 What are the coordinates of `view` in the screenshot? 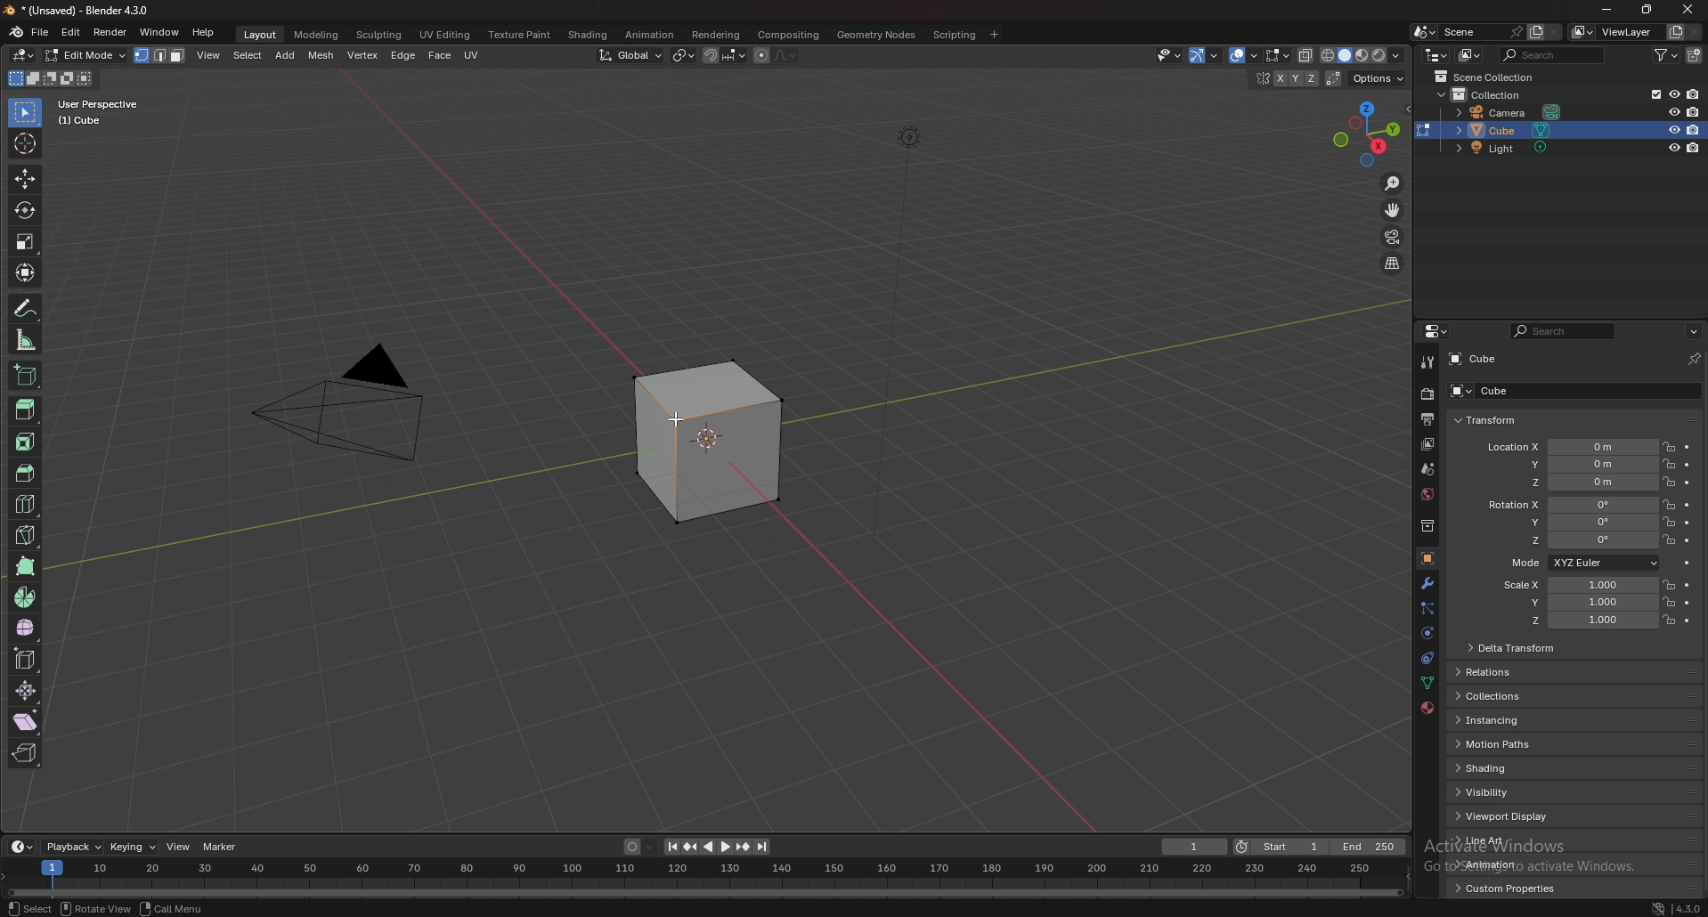 It's located at (209, 58).